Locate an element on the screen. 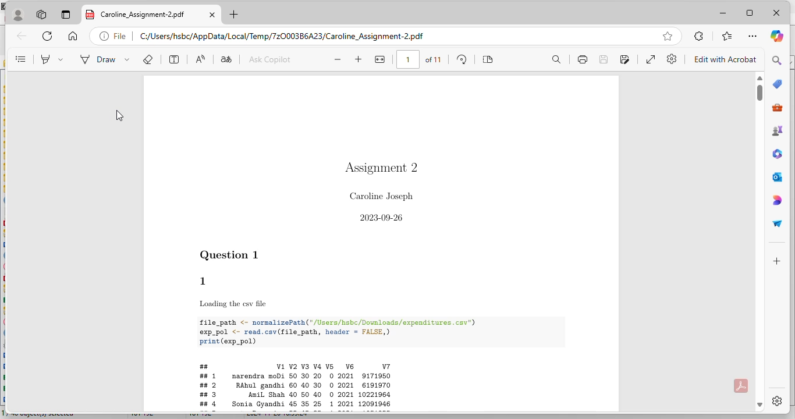 This screenshot has height=419, width=795. microsoft shopping is located at coordinates (778, 83).